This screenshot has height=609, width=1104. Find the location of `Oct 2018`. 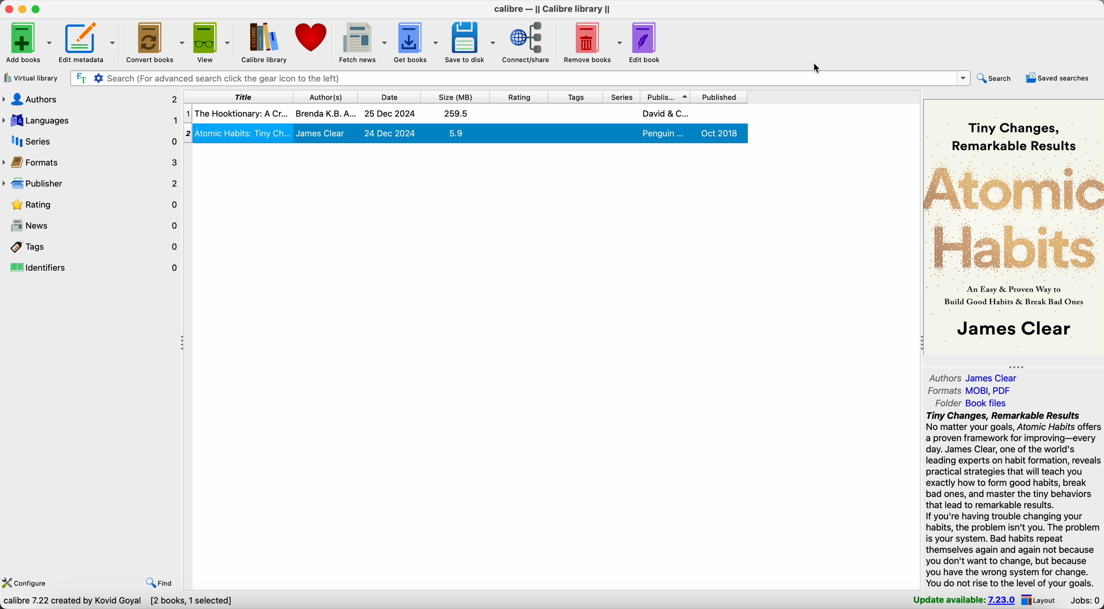

Oct 2018 is located at coordinates (720, 133).